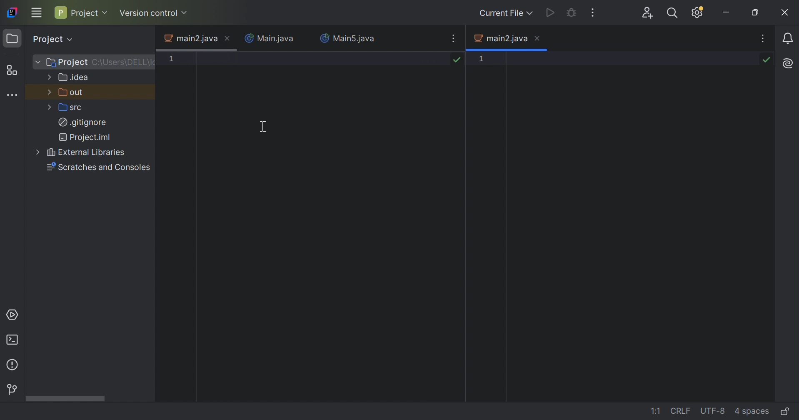 Image resolution: width=799 pixels, height=420 pixels. I want to click on Updates available, IDE and Project settings., so click(698, 12).